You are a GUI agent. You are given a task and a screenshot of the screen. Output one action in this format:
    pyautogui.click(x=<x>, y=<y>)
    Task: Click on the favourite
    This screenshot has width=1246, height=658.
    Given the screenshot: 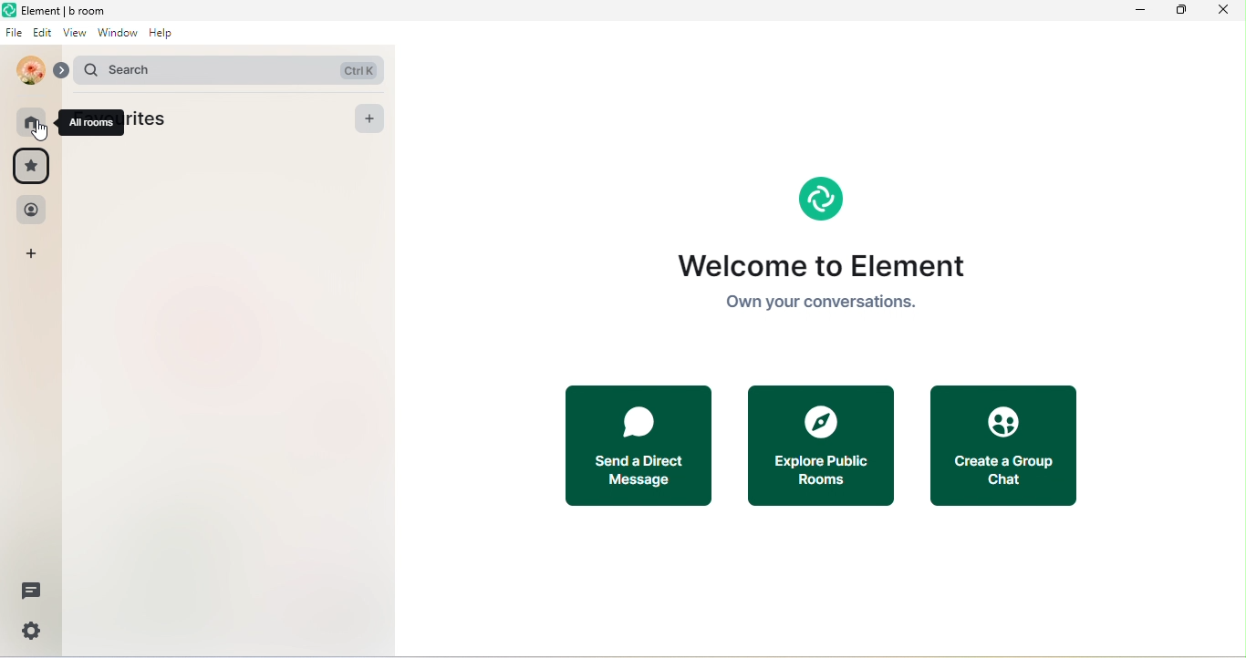 What is the action you would take?
    pyautogui.click(x=32, y=166)
    